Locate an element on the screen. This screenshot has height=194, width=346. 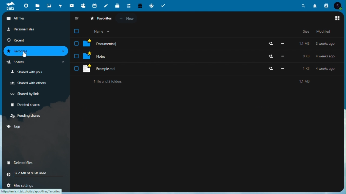
files is located at coordinates (38, 5).